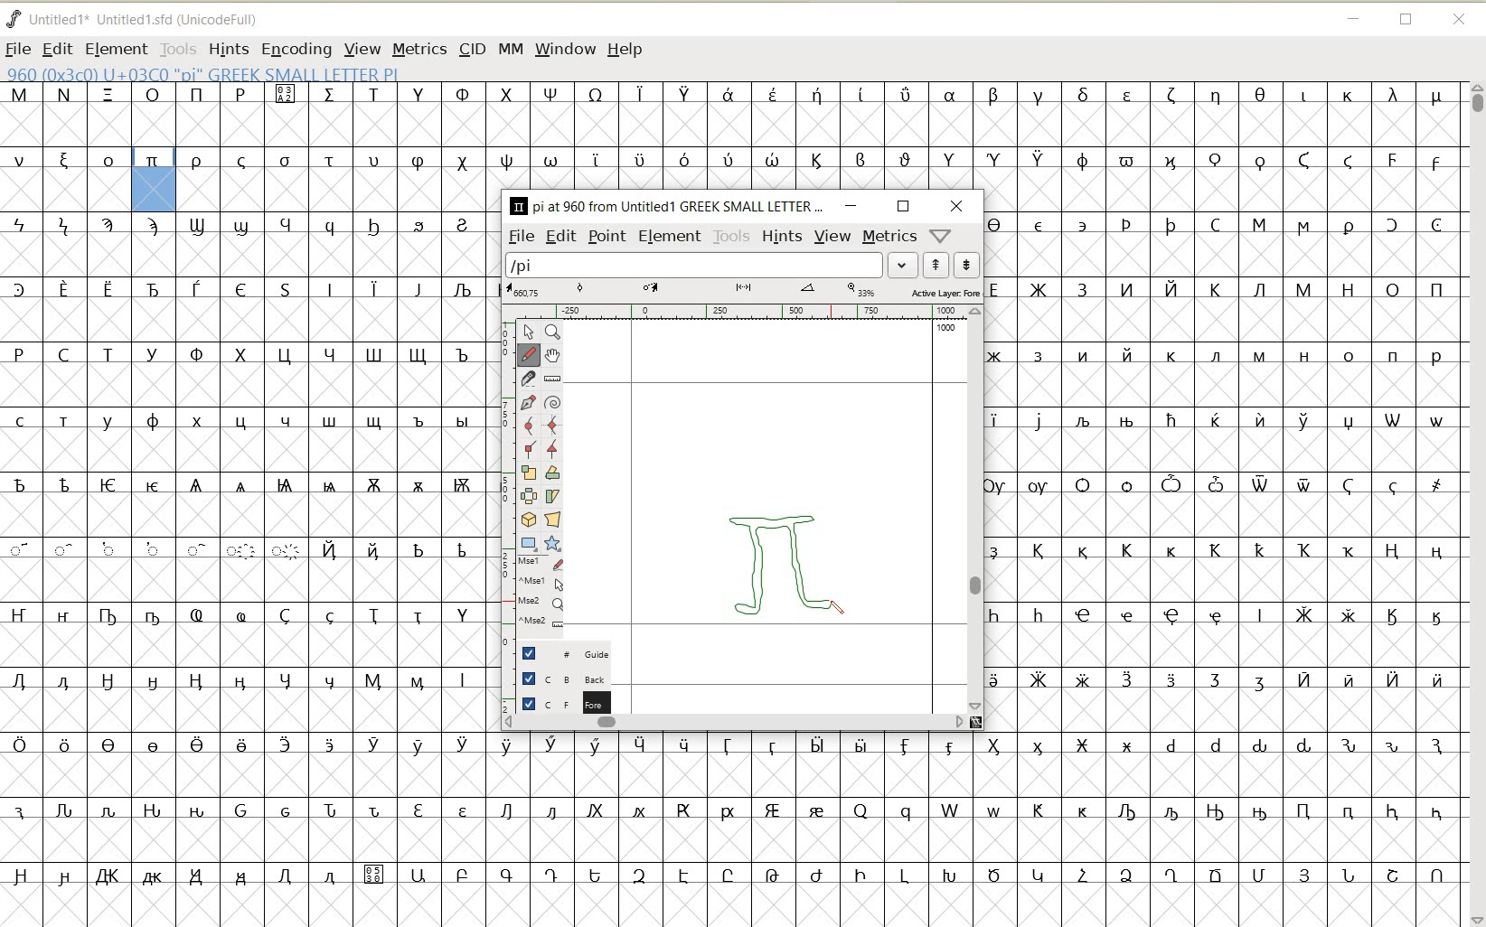 The image size is (1486, 927). Describe the element at coordinates (627, 48) in the screenshot. I see `HELP` at that location.